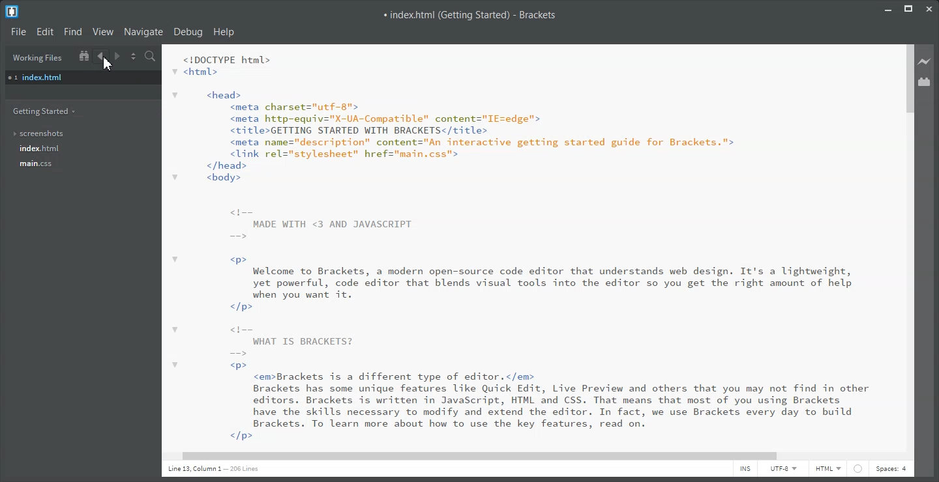 The image size is (939, 482). I want to click on Extension Manager, so click(926, 82).